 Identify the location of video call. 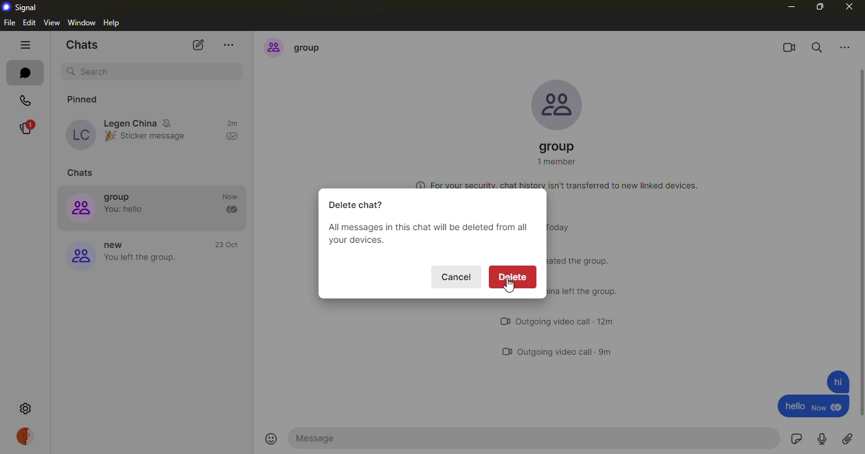
(788, 47).